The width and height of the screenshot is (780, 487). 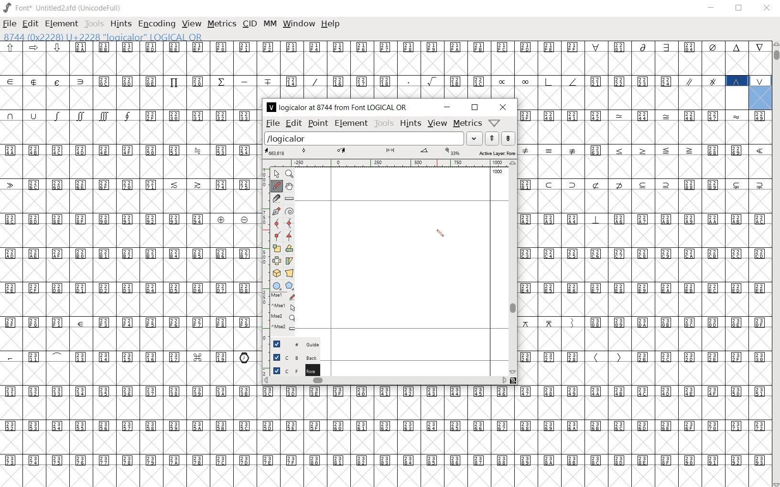 I want to click on metrics, so click(x=221, y=24).